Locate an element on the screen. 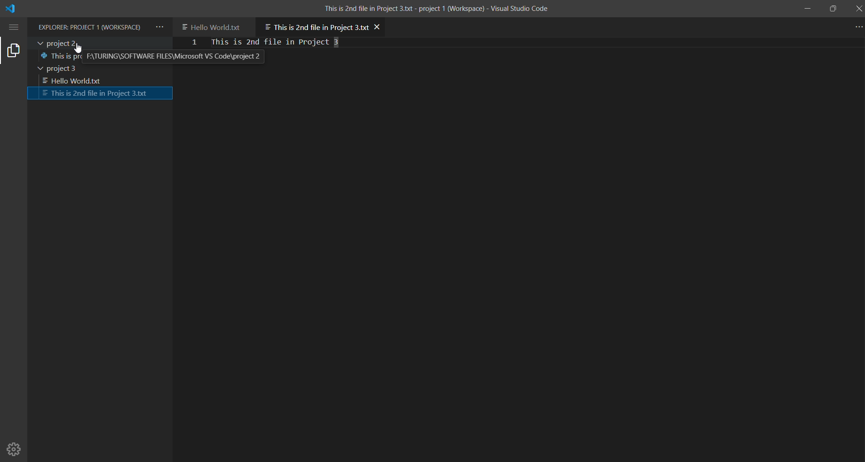 This screenshot has height=462, width=865. explorer tab is located at coordinates (14, 50).